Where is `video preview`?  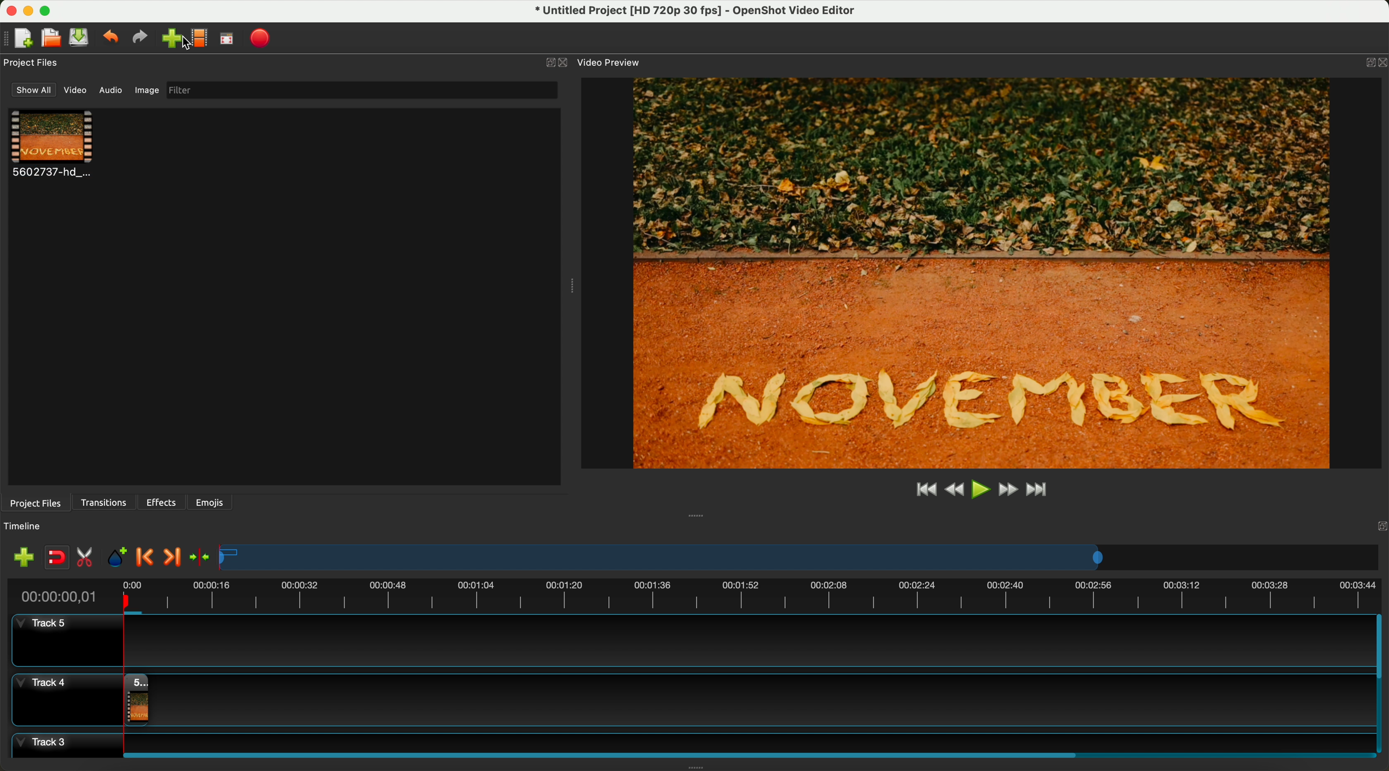
video preview is located at coordinates (608, 62).